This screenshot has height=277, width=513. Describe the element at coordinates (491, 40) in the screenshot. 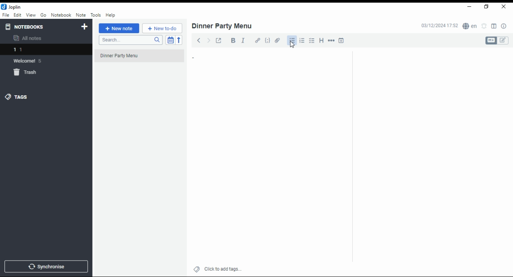

I see `Markdown` at that location.